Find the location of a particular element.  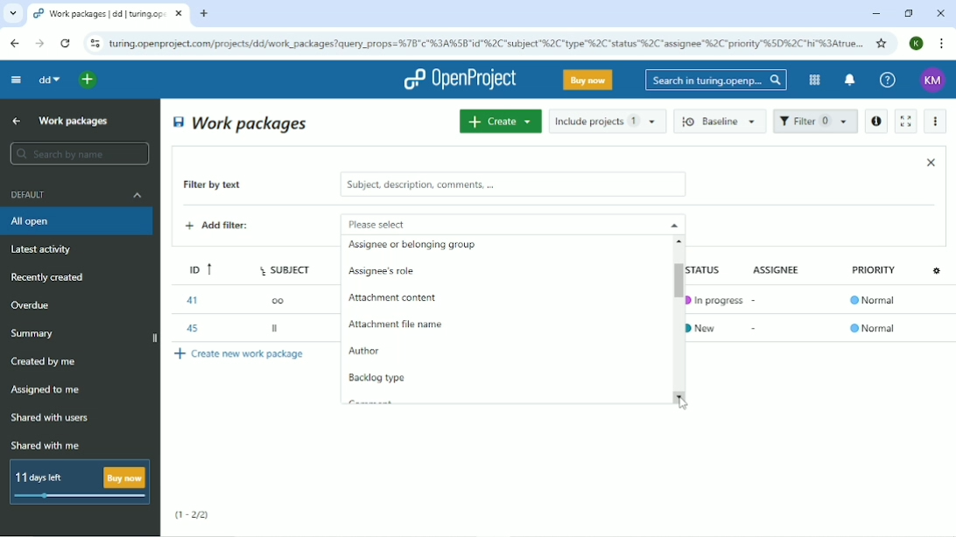

Activate zen mode is located at coordinates (904, 121).